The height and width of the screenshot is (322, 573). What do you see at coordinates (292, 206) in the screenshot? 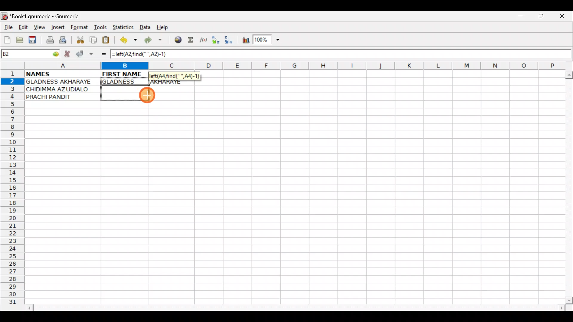
I see `Cells` at bounding box center [292, 206].